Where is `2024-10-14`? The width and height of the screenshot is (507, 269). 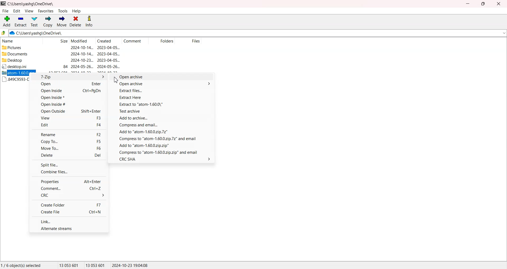 2024-10-14 is located at coordinates (82, 54).